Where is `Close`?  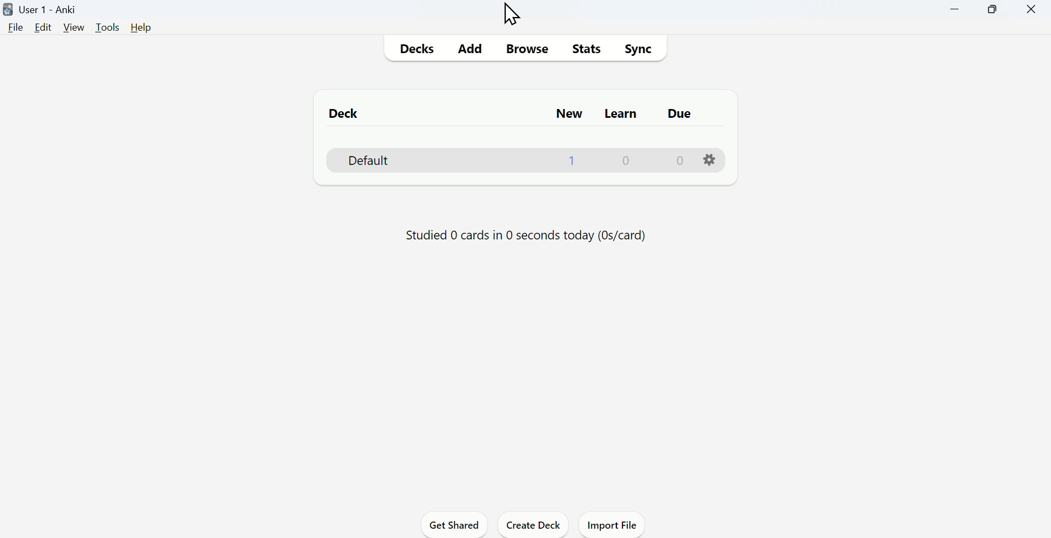 Close is located at coordinates (1031, 10).